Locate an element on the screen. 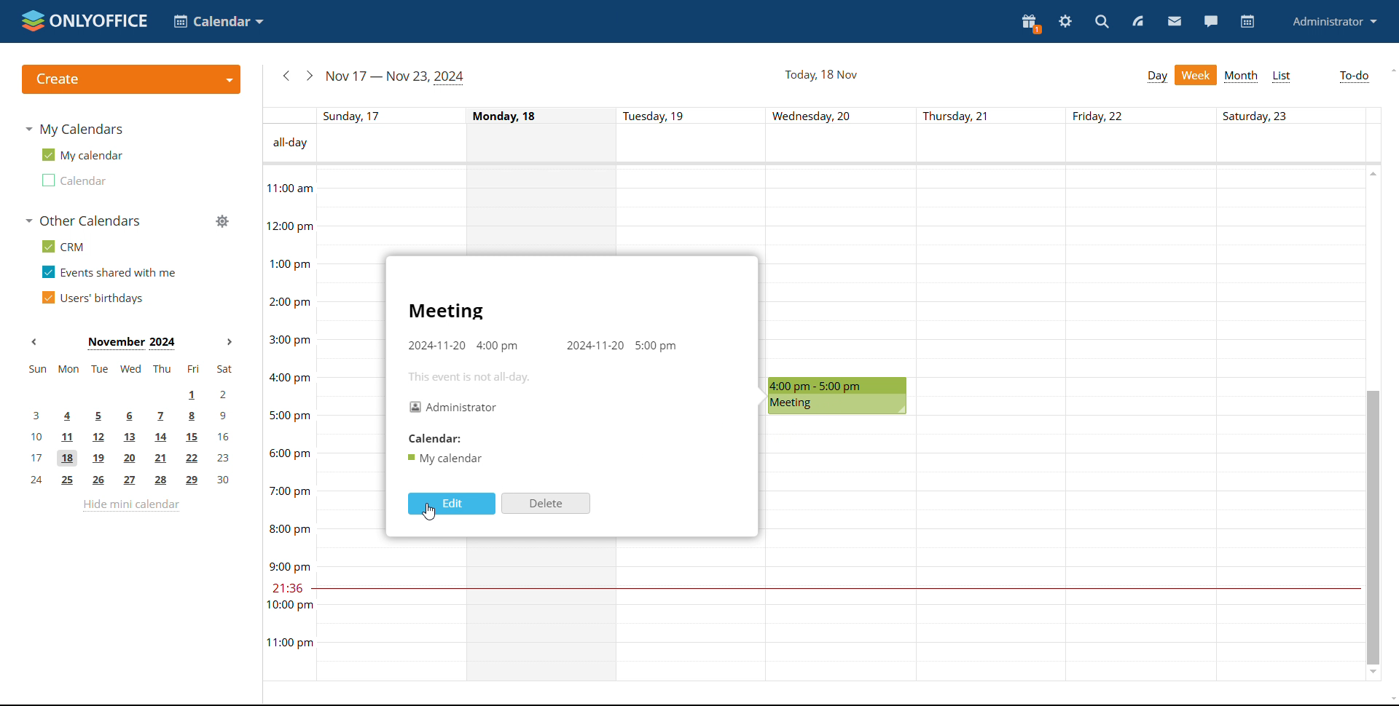 This screenshot has width=1399, height=706. delete is located at coordinates (546, 504).